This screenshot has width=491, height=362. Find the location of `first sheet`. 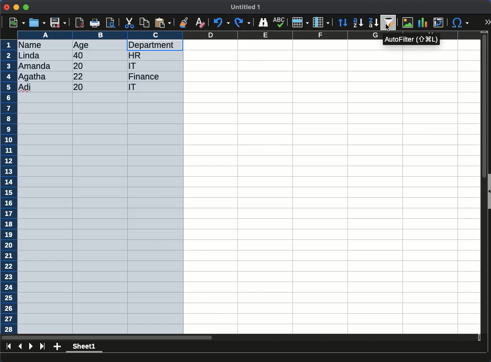

first sheet is located at coordinates (9, 346).